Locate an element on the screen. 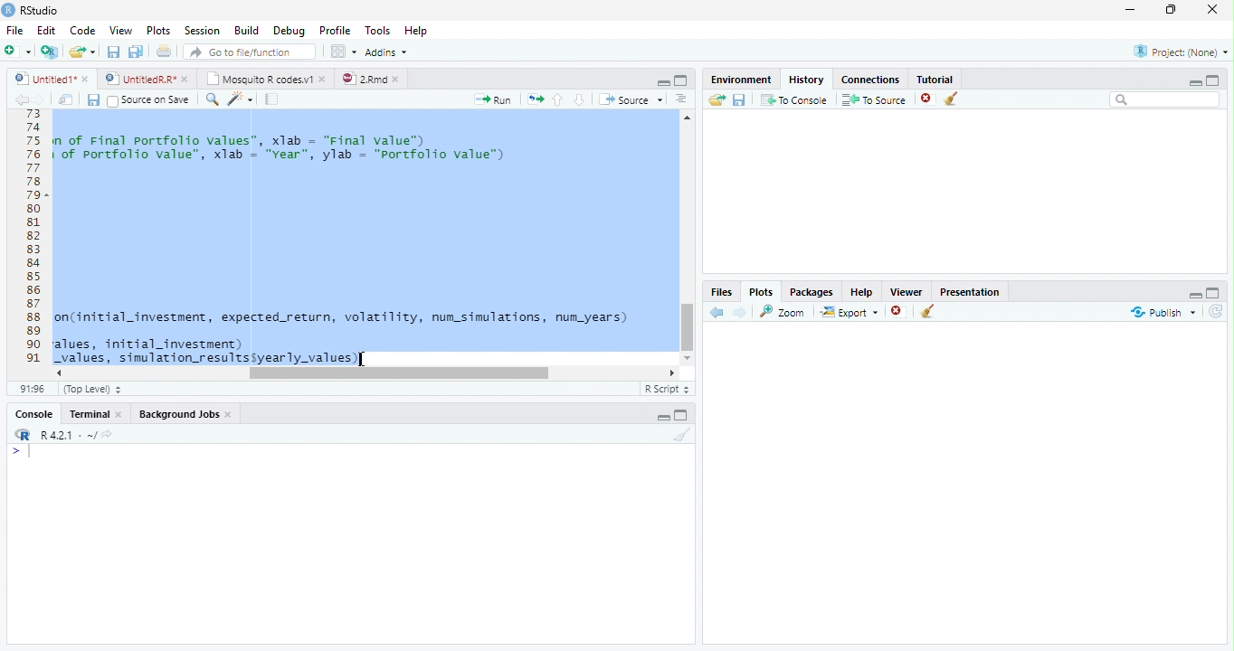 Image resolution: width=1234 pixels, height=651 pixels. previous source location is located at coordinates (21, 99).